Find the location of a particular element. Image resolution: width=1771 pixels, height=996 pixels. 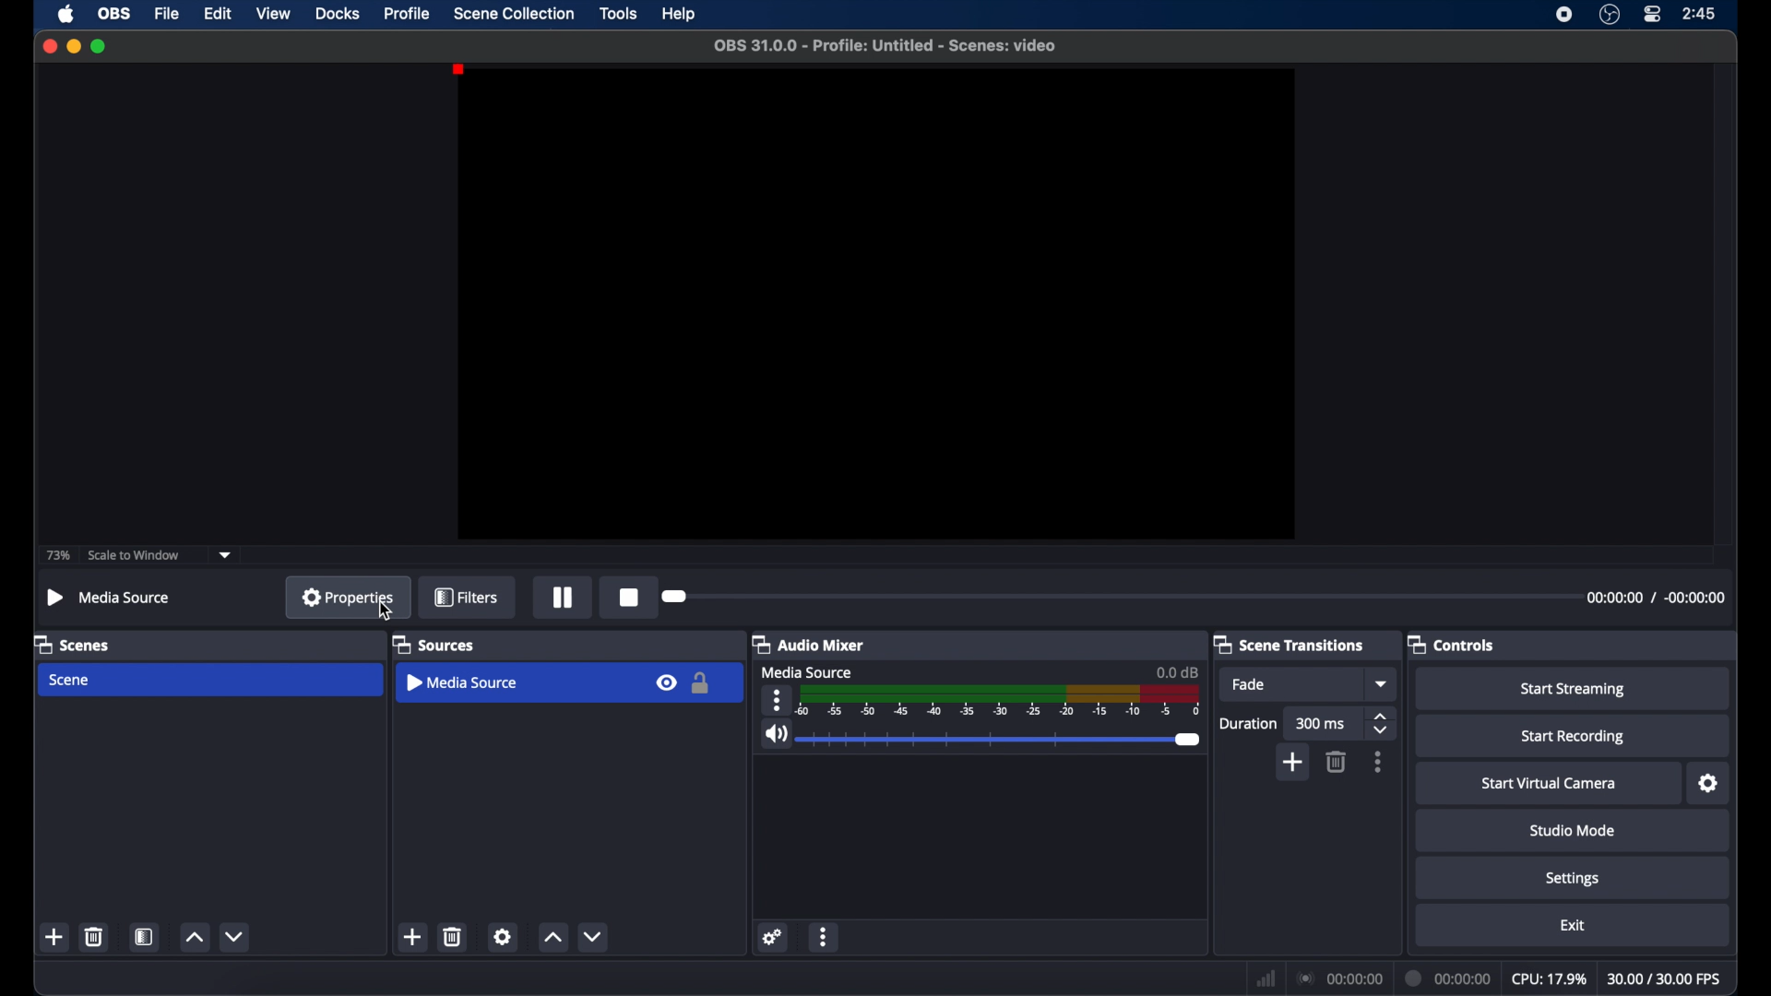

decrement is located at coordinates (236, 936).